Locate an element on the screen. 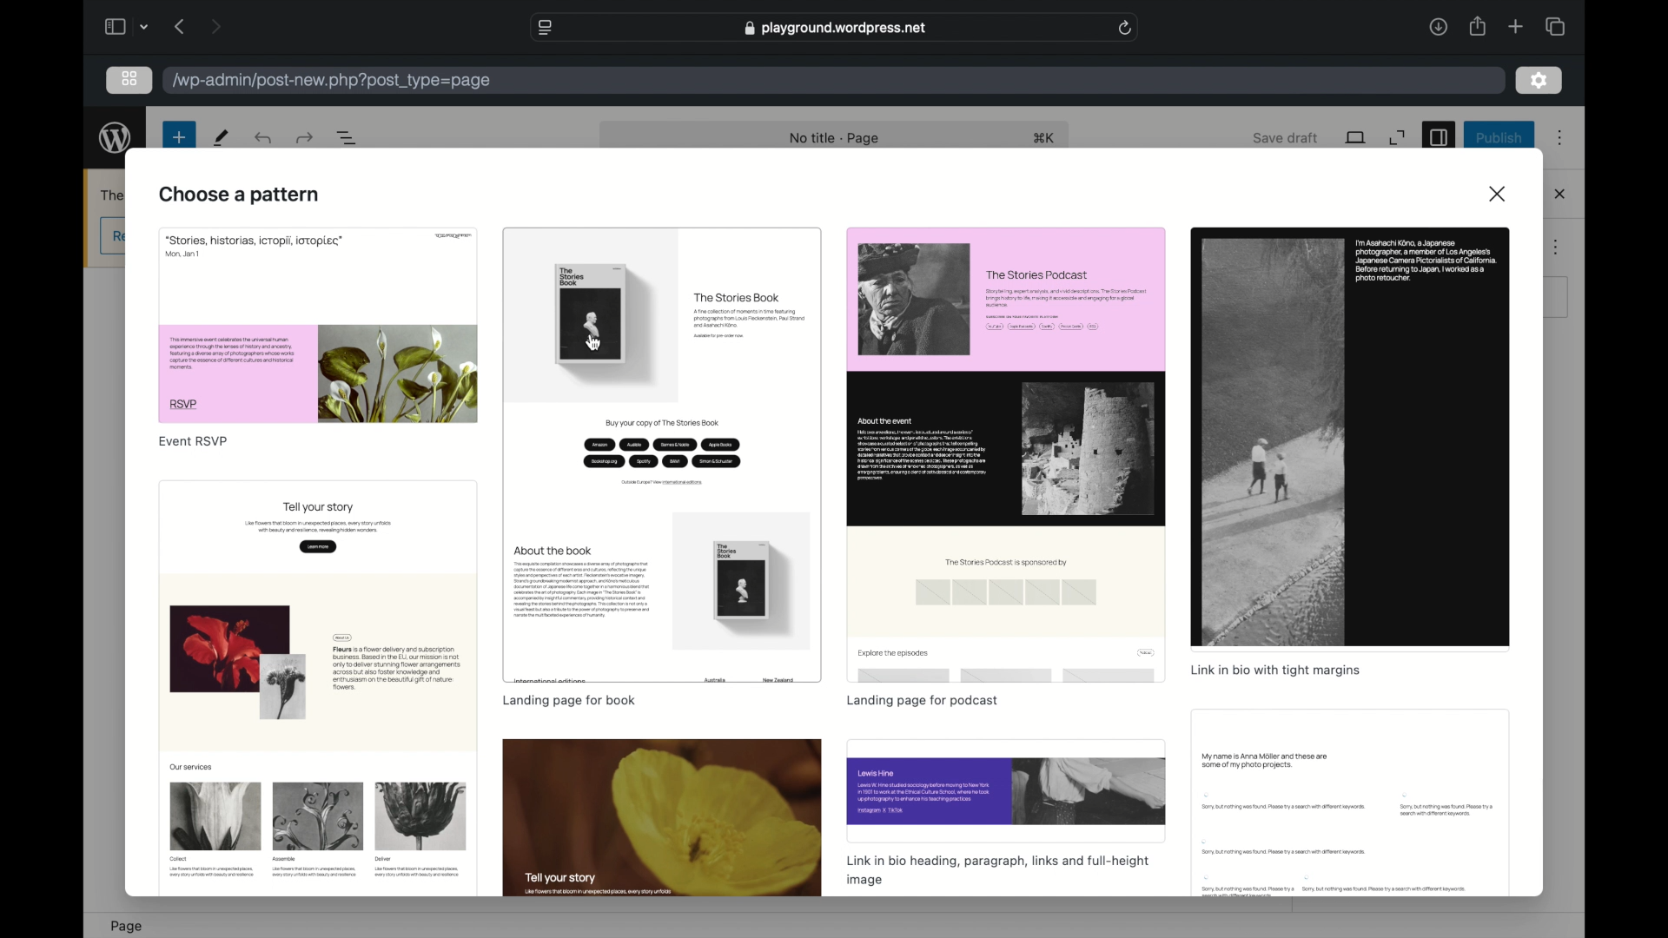 The width and height of the screenshot is (1668, 938). landing page for book is located at coordinates (573, 701).